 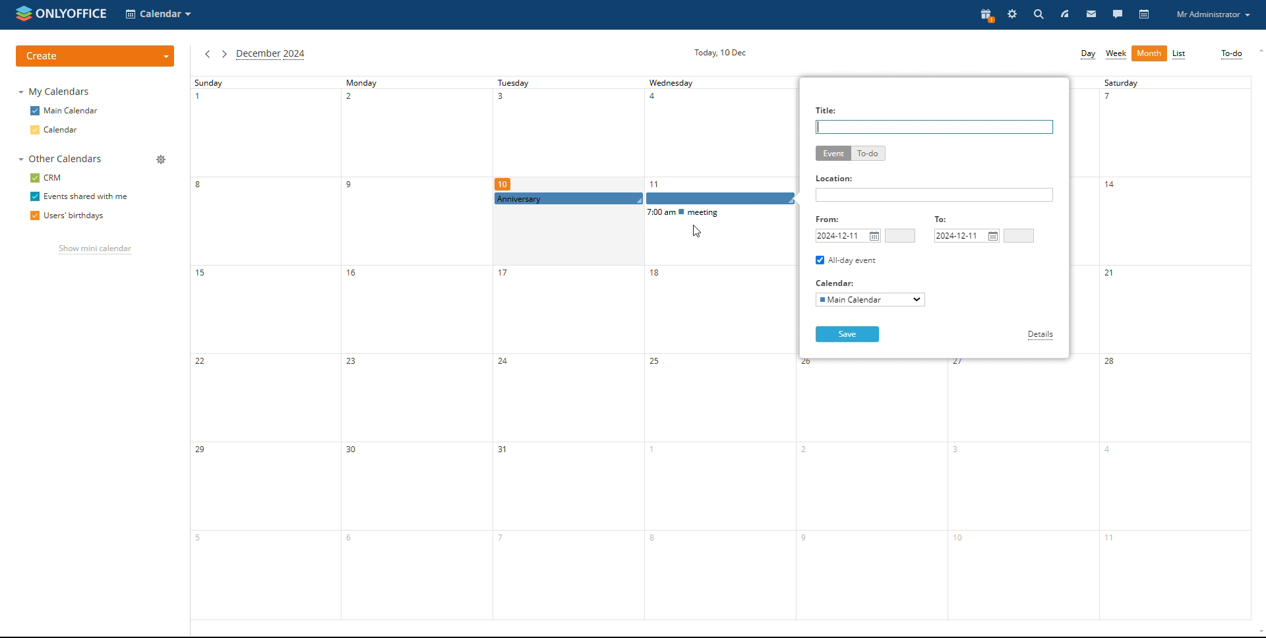 What do you see at coordinates (65, 111) in the screenshot?
I see `main calendar` at bounding box center [65, 111].